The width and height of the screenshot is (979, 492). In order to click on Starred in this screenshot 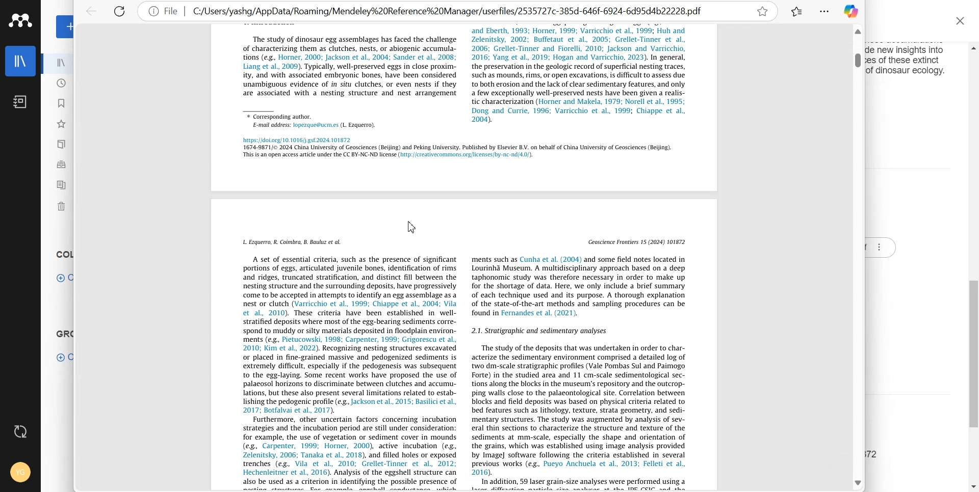, I will do `click(762, 11)`.